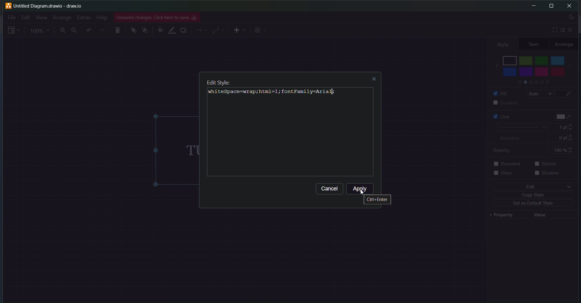 This screenshot has height=303, width=581. What do you see at coordinates (501, 43) in the screenshot?
I see `style` at bounding box center [501, 43].